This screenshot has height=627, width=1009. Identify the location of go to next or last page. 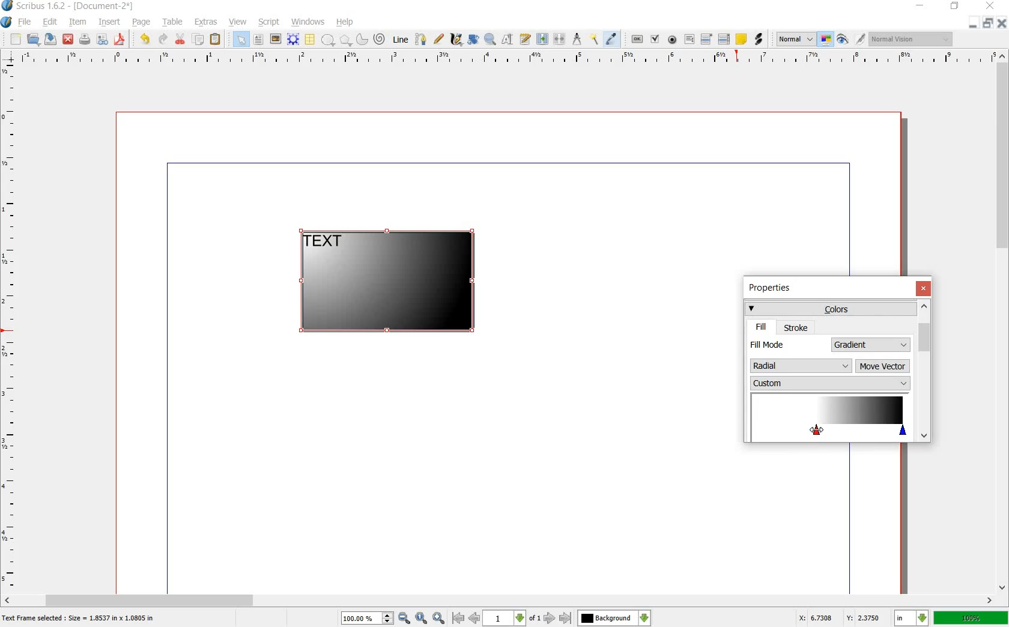
(557, 619).